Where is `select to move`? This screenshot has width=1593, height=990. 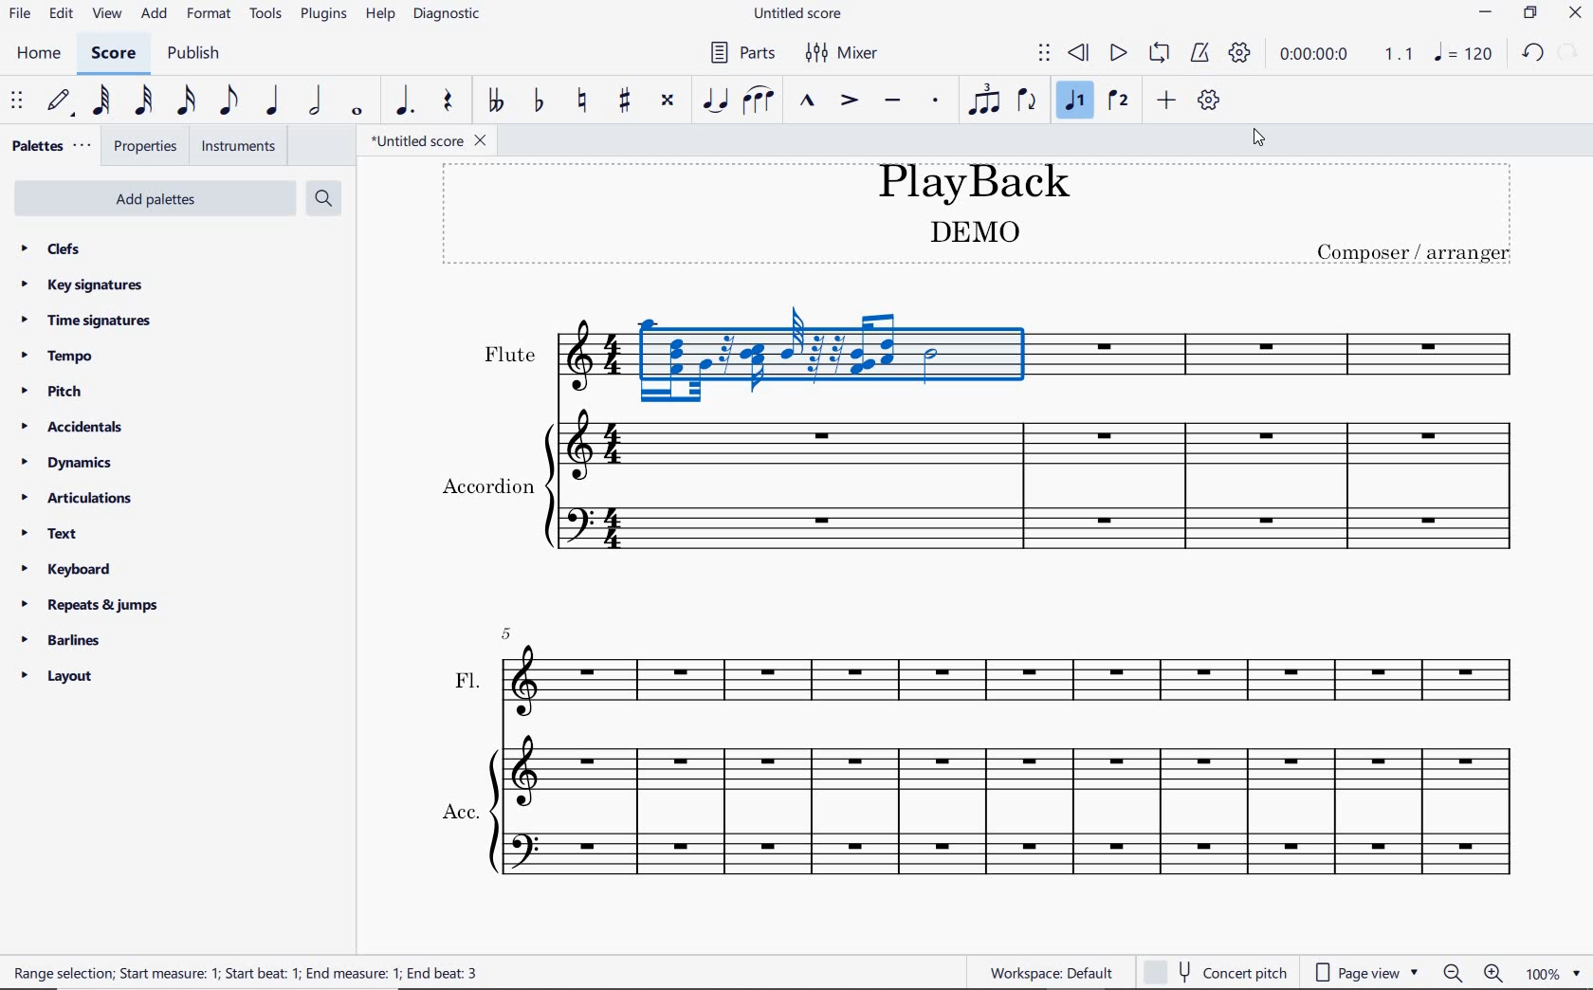 select to move is located at coordinates (18, 101).